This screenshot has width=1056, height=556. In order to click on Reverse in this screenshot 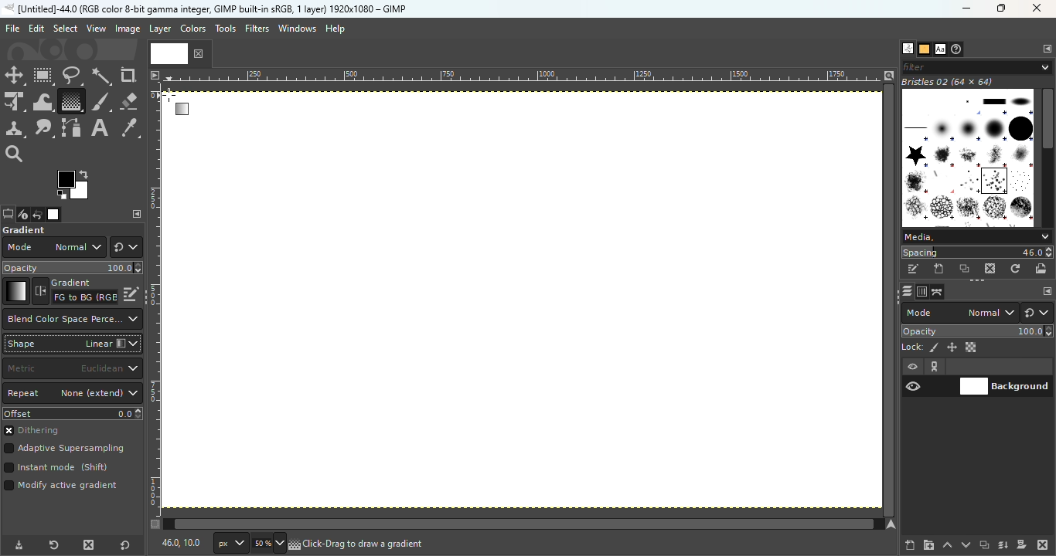, I will do `click(75, 291)`.